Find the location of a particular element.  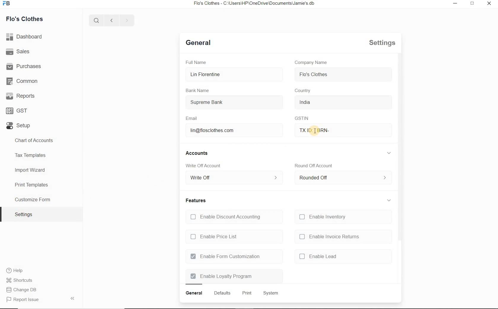

Change DB is located at coordinates (23, 280).